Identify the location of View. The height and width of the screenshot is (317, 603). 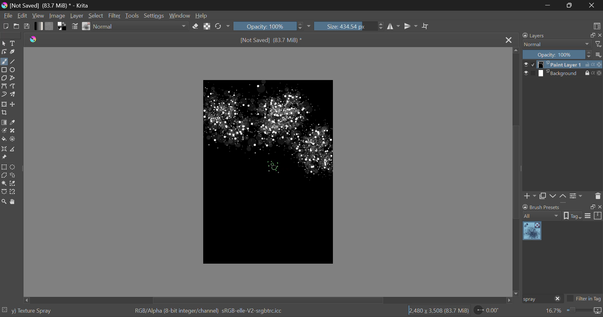
(39, 16).